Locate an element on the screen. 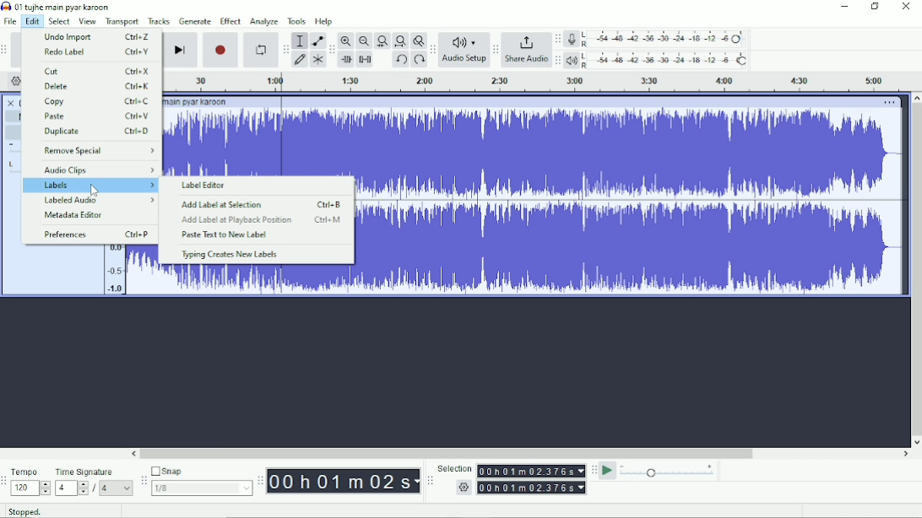  Record is located at coordinates (221, 50).